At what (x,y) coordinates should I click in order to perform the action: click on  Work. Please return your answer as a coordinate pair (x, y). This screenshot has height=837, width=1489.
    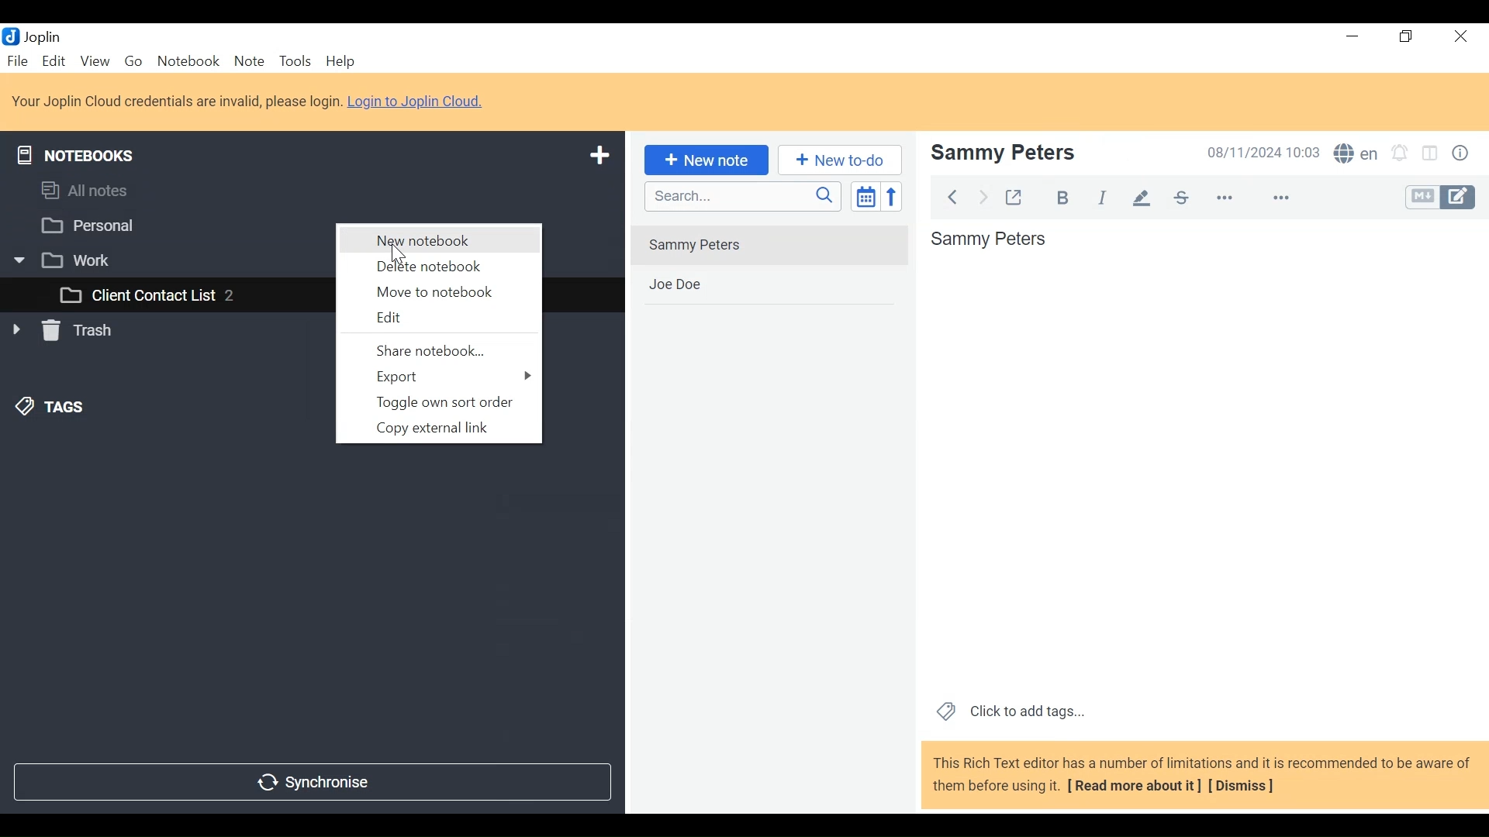
    Looking at the image, I should click on (63, 259).